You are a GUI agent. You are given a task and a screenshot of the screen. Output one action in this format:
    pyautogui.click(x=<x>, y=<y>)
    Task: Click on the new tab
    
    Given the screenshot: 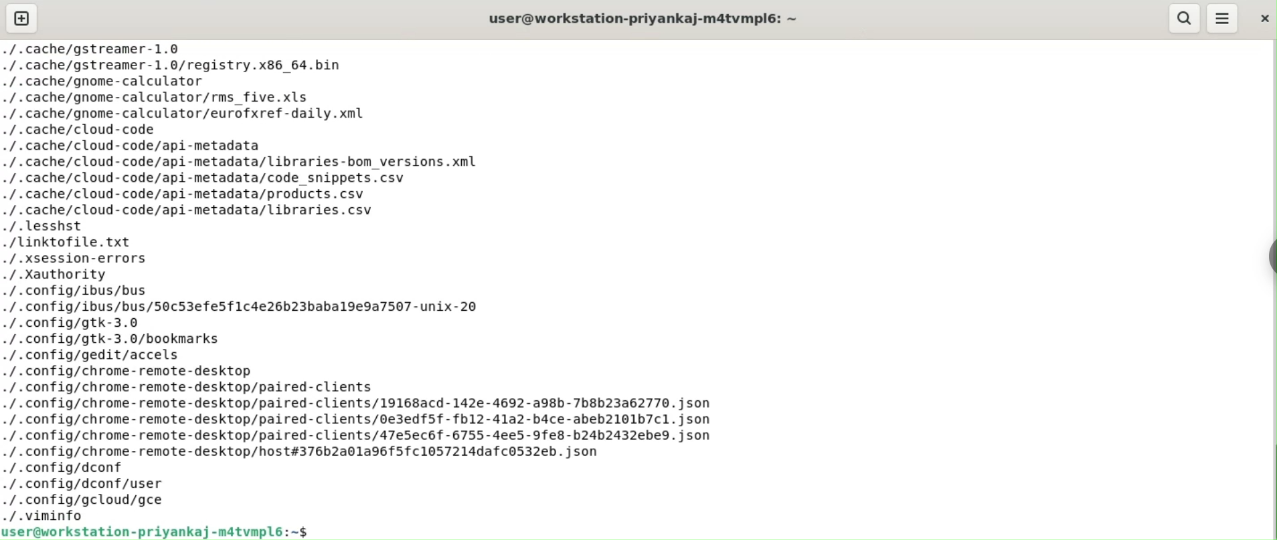 What is the action you would take?
    pyautogui.click(x=19, y=18)
    